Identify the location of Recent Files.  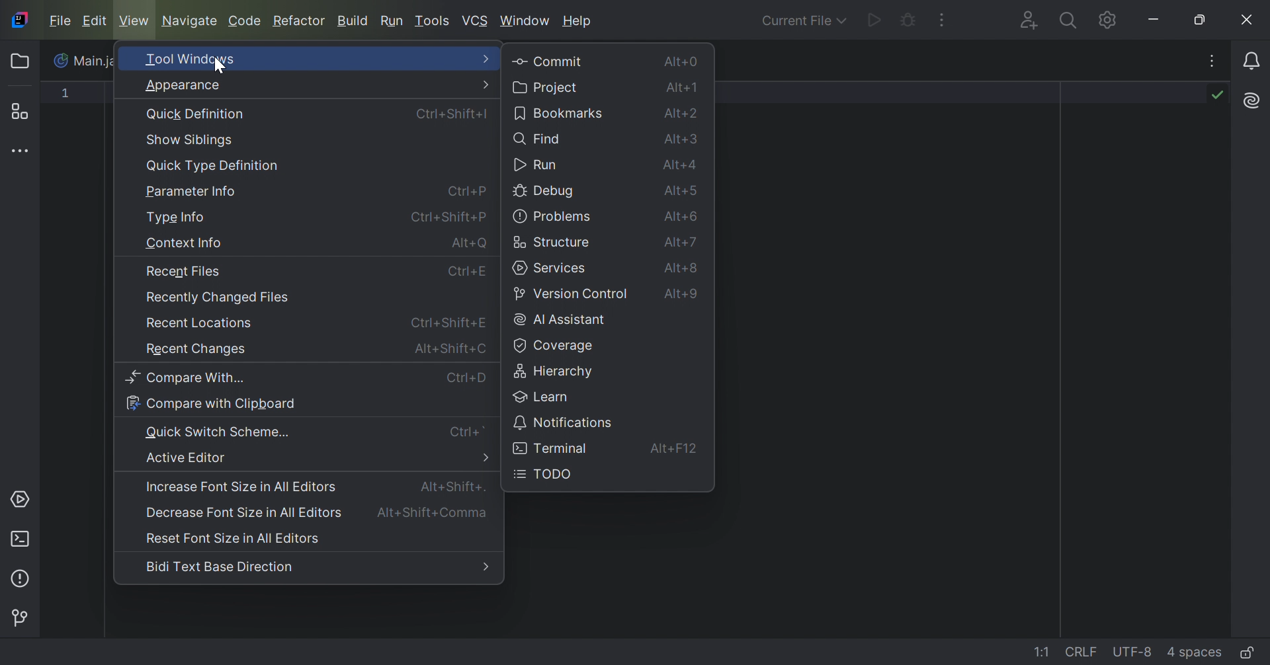
(183, 272).